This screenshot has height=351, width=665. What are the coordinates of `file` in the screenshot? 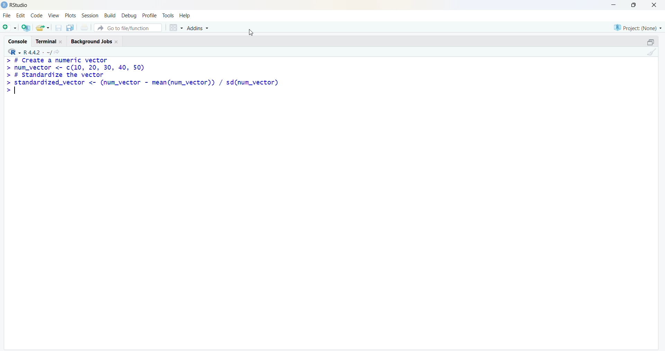 It's located at (7, 15).